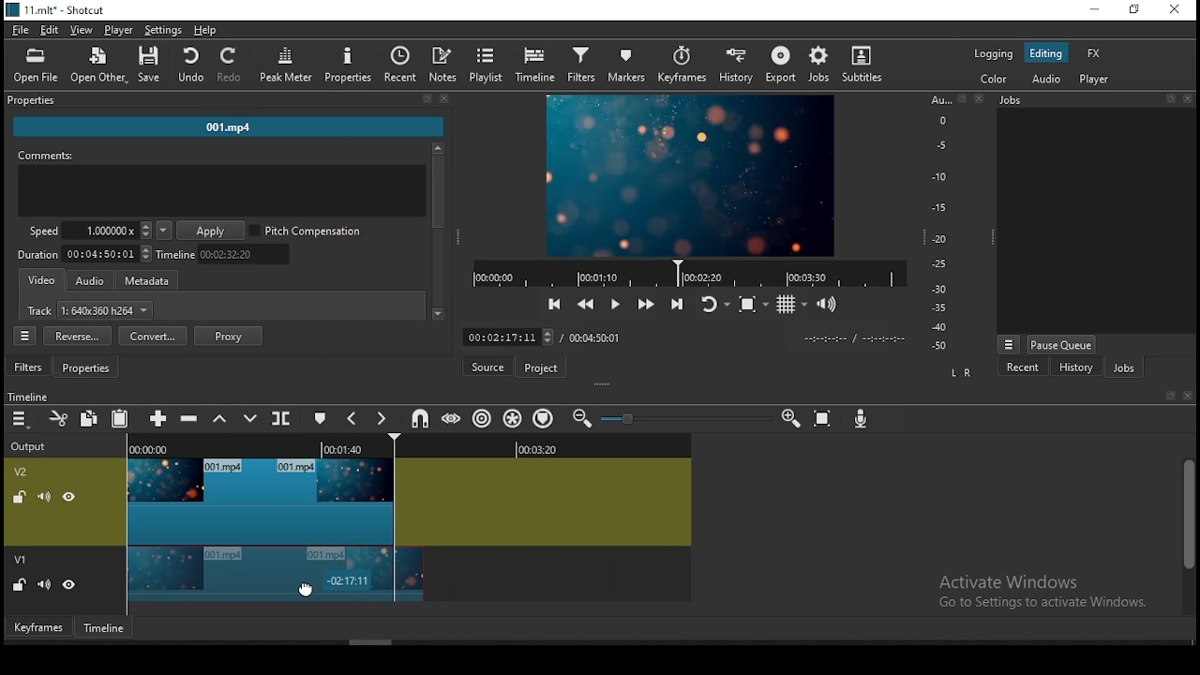 The image size is (1200, 675). What do you see at coordinates (123, 31) in the screenshot?
I see `player` at bounding box center [123, 31].